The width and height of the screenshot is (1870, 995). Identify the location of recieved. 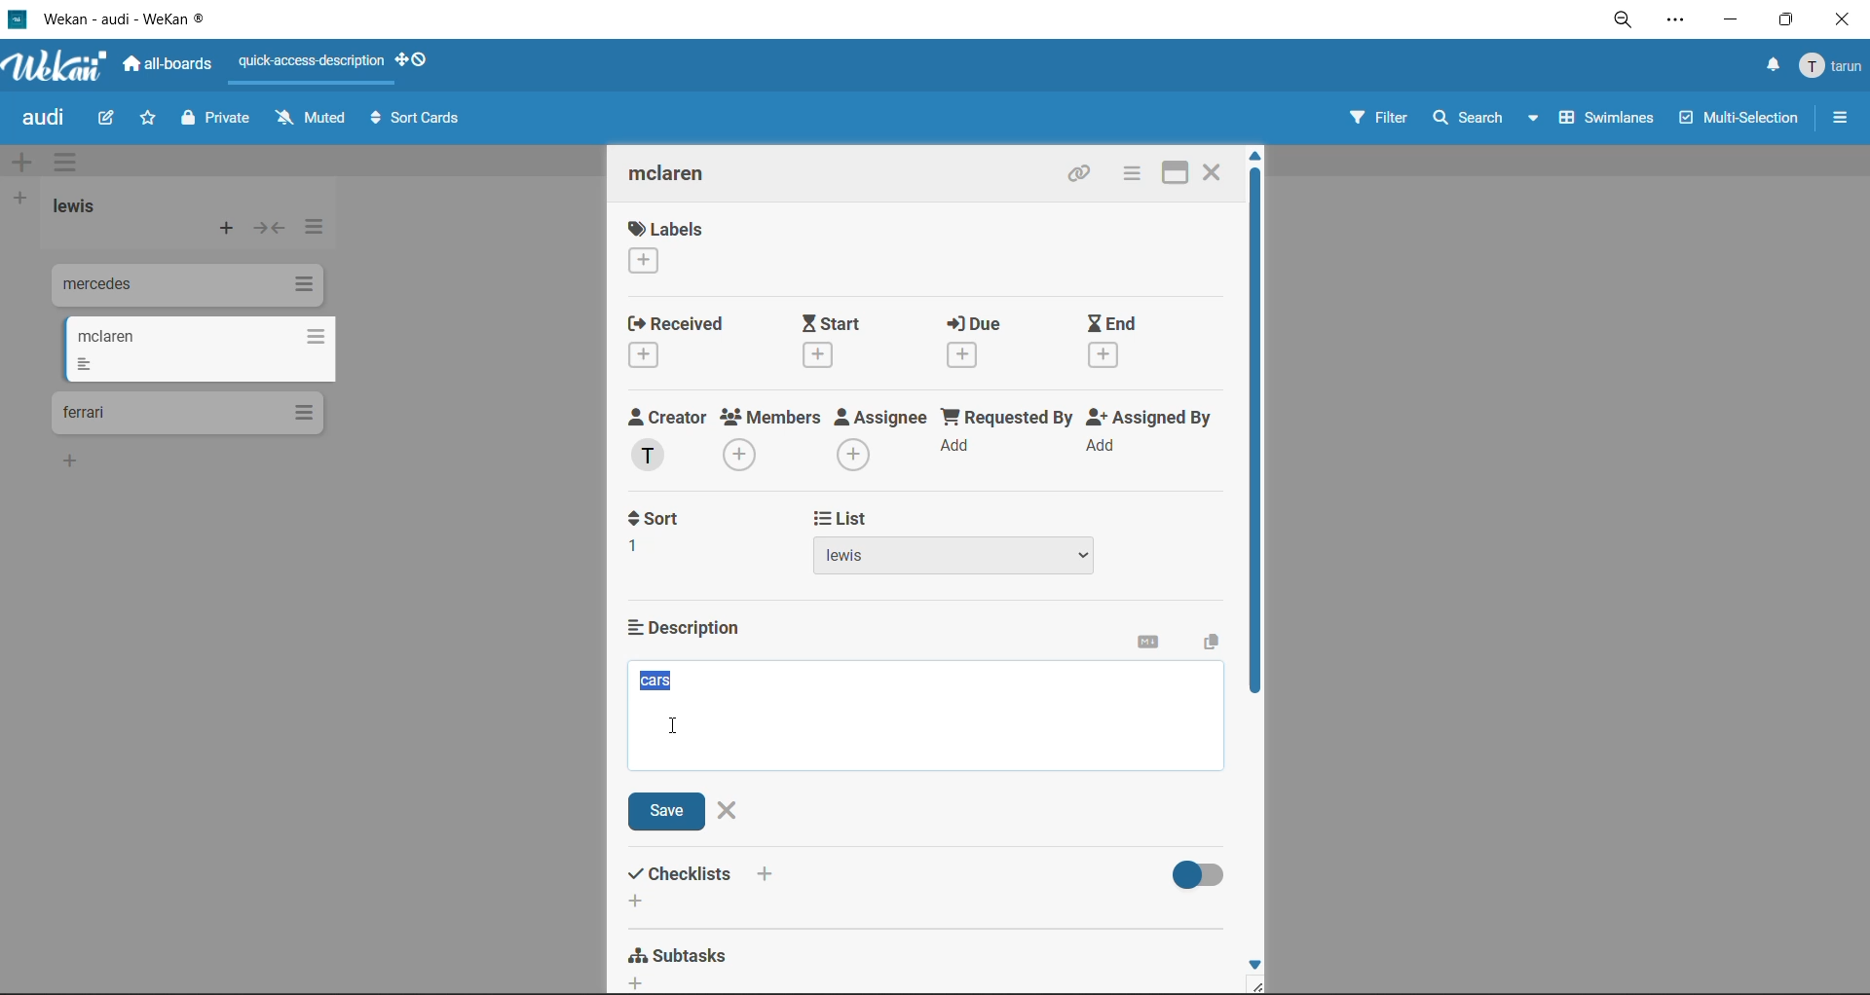
(683, 341).